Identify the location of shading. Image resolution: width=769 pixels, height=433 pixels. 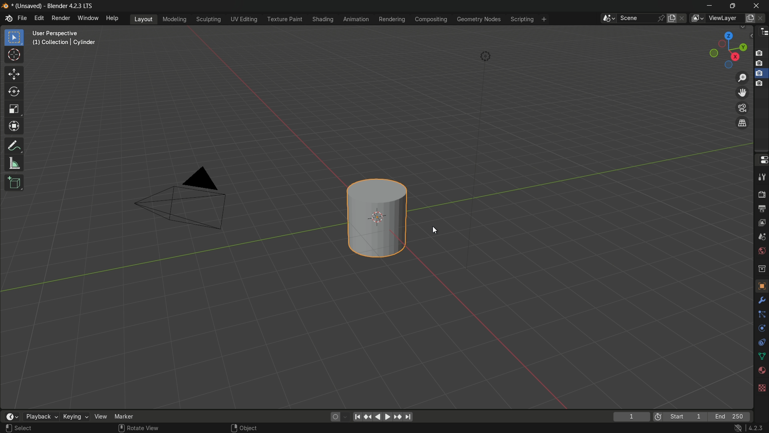
(322, 19).